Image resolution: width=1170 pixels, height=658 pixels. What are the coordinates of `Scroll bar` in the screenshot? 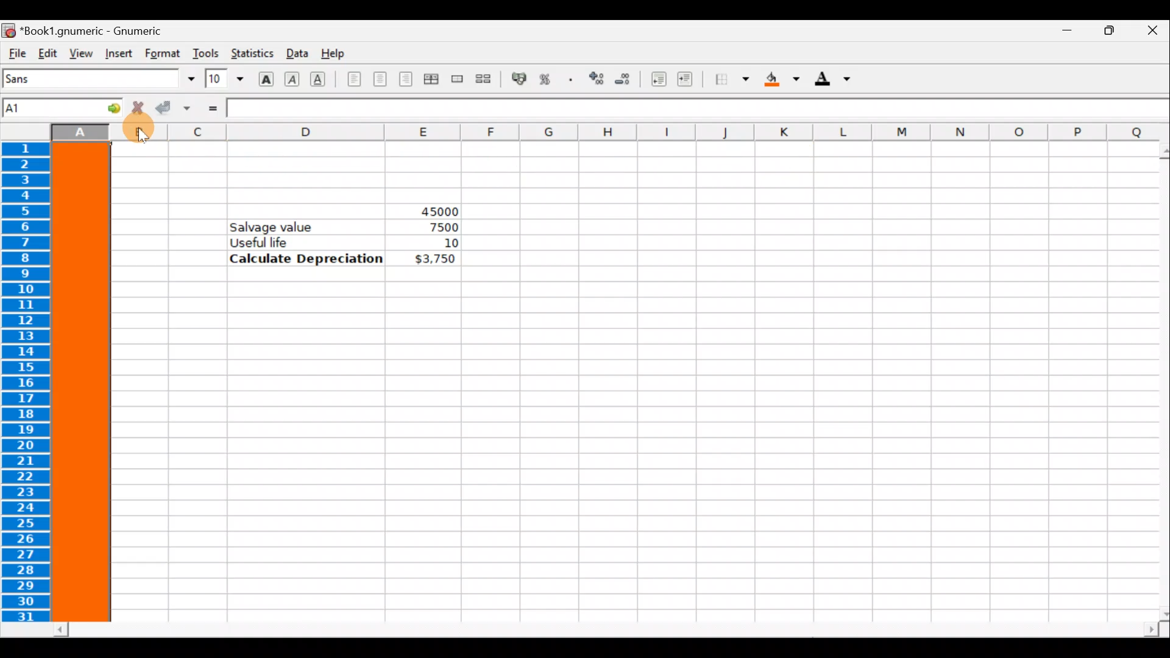 It's located at (1155, 382).